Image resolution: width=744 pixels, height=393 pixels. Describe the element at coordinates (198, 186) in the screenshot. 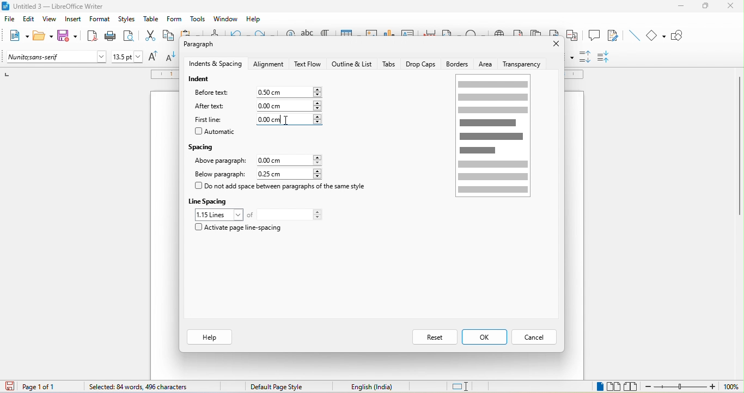

I see `checkbox` at that location.